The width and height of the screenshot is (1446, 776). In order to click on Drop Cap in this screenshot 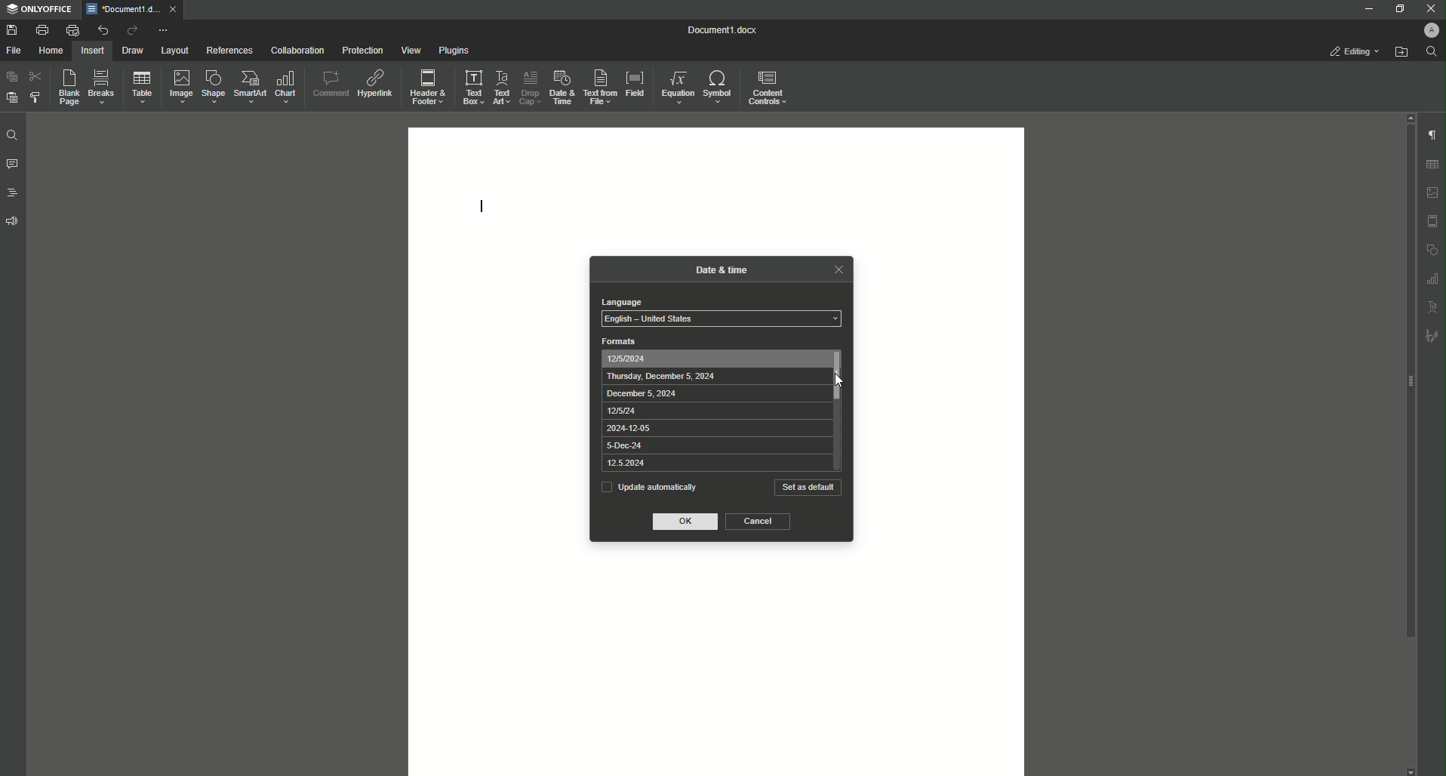, I will do `click(529, 86)`.